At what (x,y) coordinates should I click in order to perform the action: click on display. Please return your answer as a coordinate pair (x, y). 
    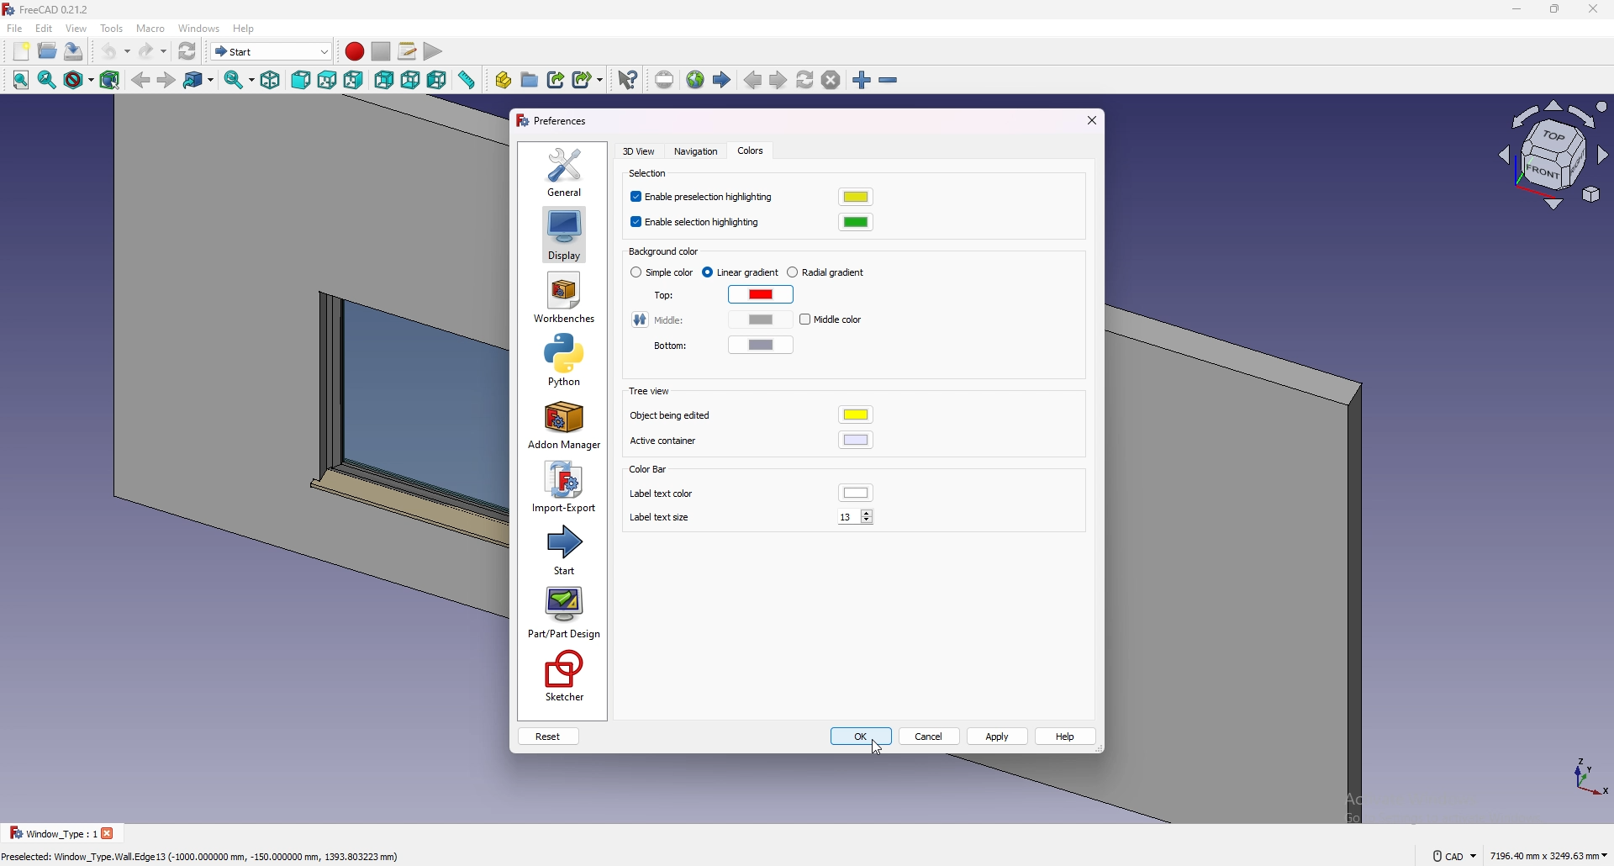
    Looking at the image, I should click on (563, 234).